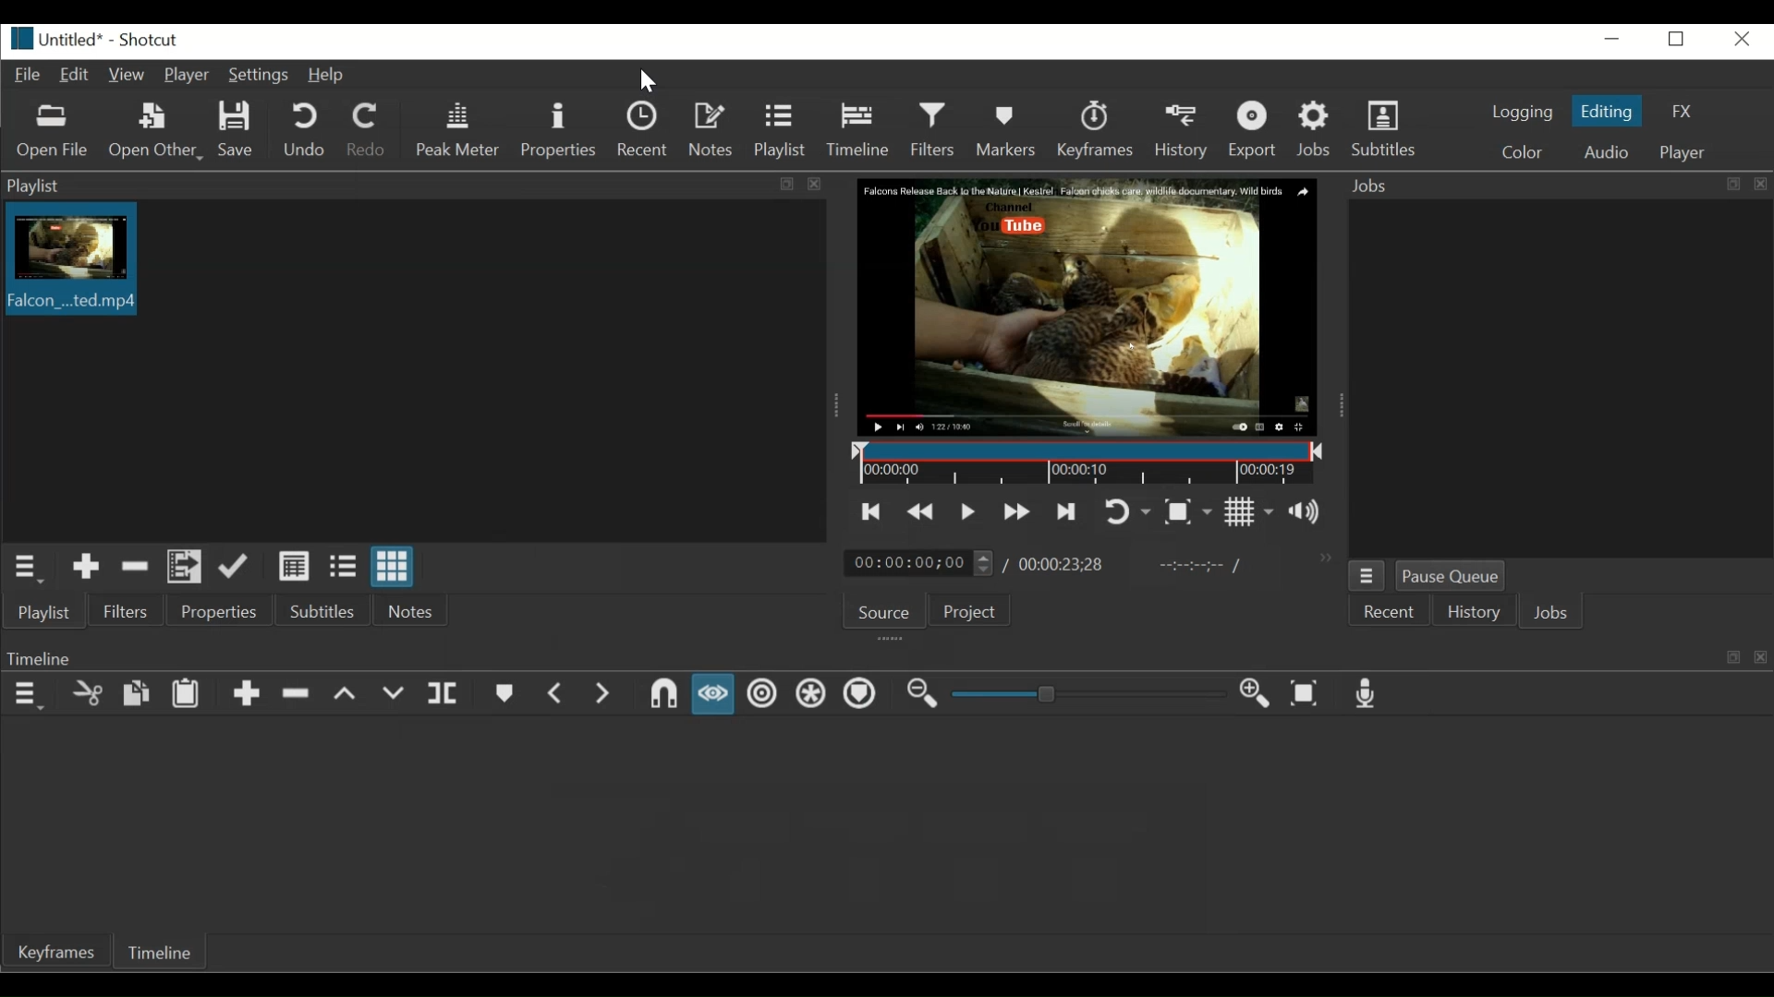  What do you see at coordinates (1557, 186) in the screenshot?
I see `Jobs` at bounding box center [1557, 186].